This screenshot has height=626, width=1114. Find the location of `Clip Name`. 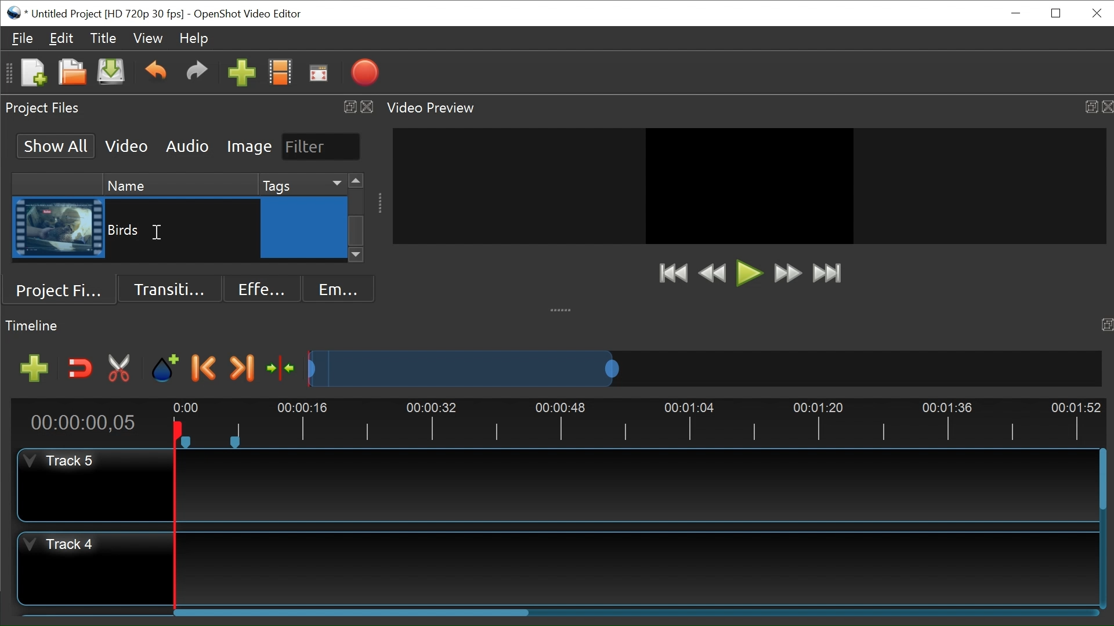

Clip Name is located at coordinates (183, 231).